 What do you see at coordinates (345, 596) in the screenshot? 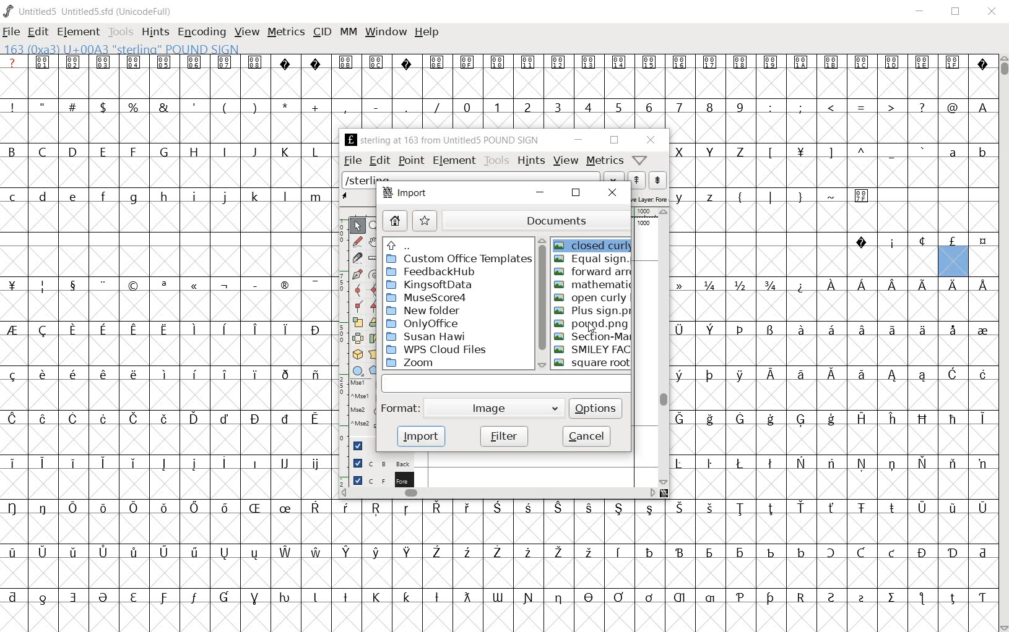
I see `Symbol` at bounding box center [345, 596].